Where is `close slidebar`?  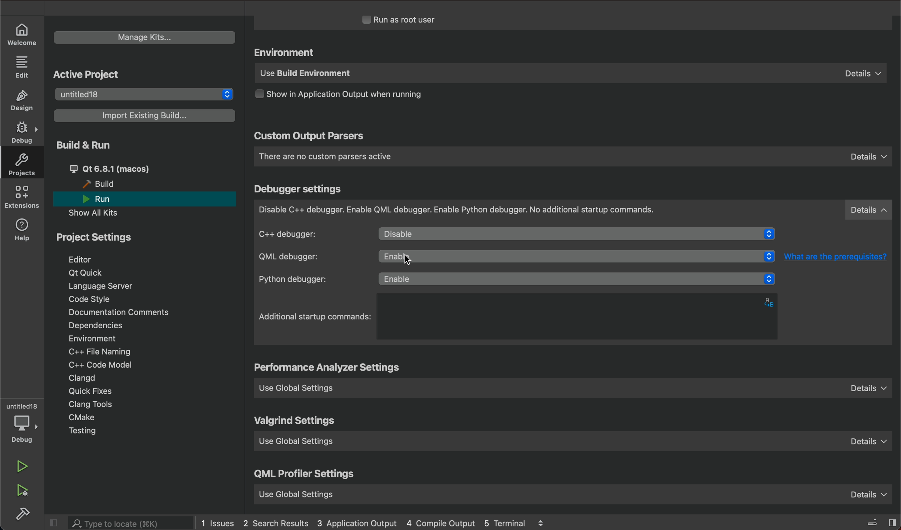 close slidebar is located at coordinates (872, 521).